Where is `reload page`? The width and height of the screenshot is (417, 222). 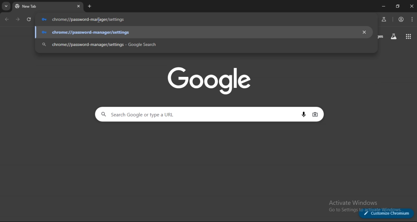 reload page is located at coordinates (29, 21).